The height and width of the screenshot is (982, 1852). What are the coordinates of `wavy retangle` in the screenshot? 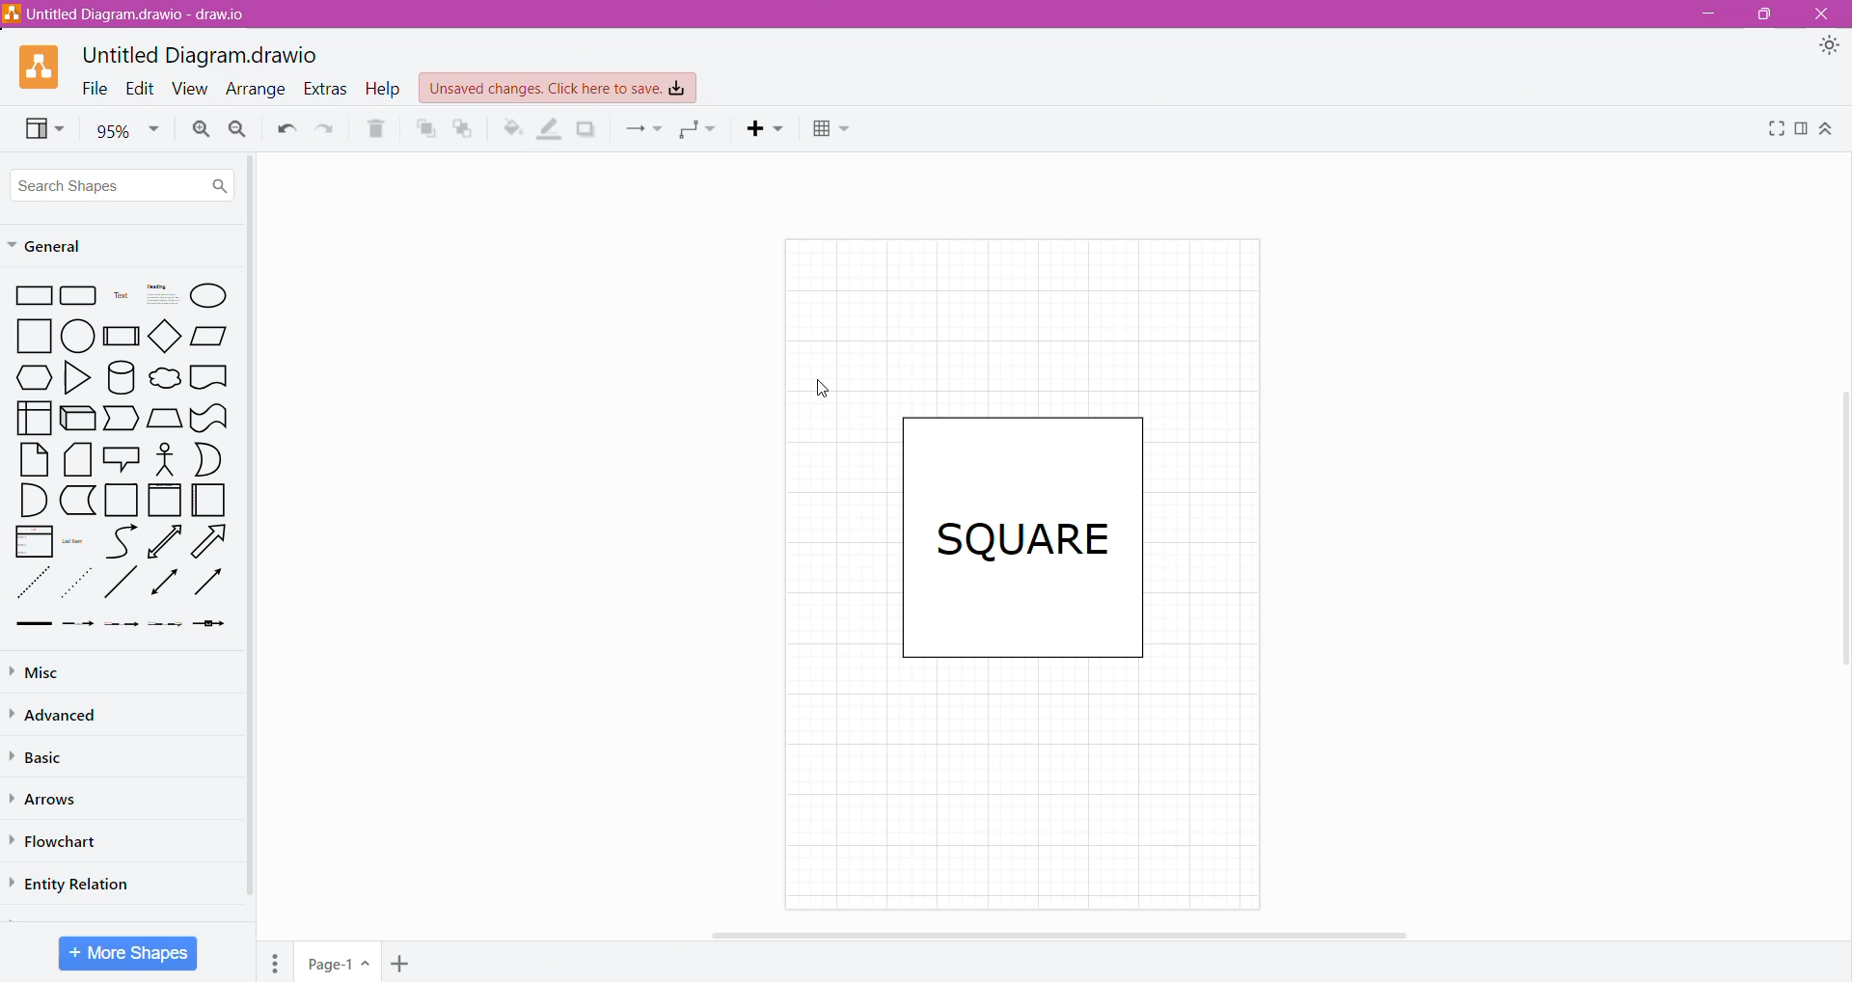 It's located at (211, 417).